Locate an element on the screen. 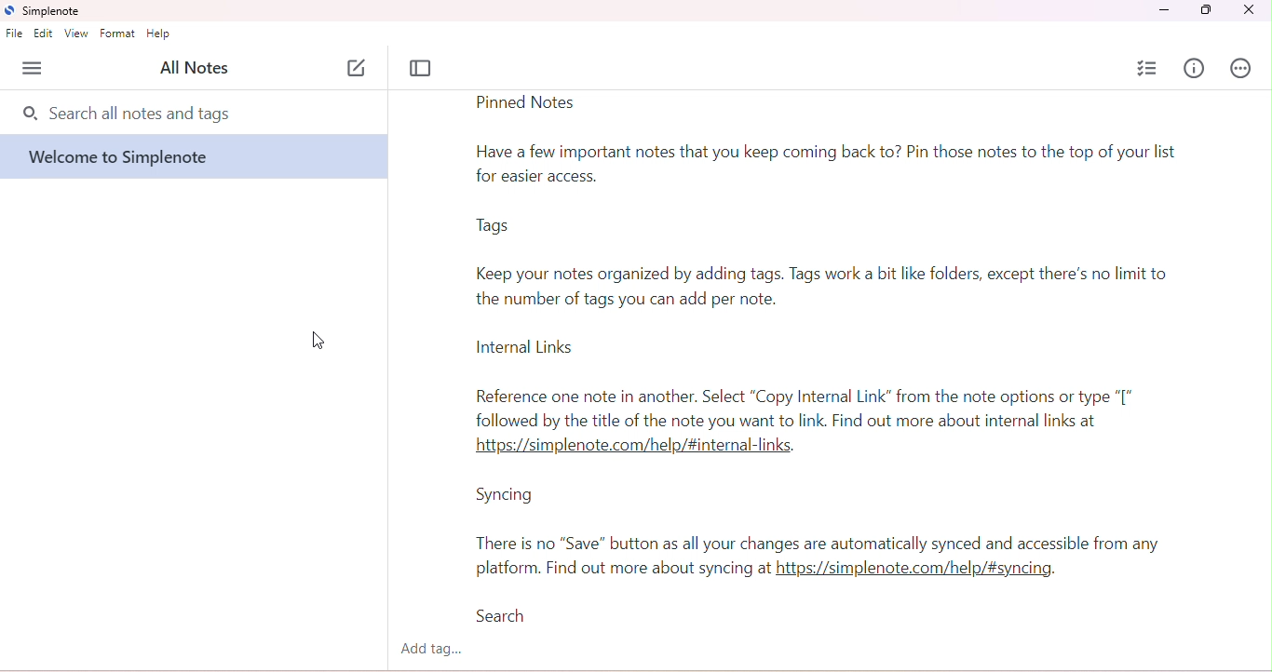 This screenshot has width=1272, height=672. actions is located at coordinates (1239, 68).